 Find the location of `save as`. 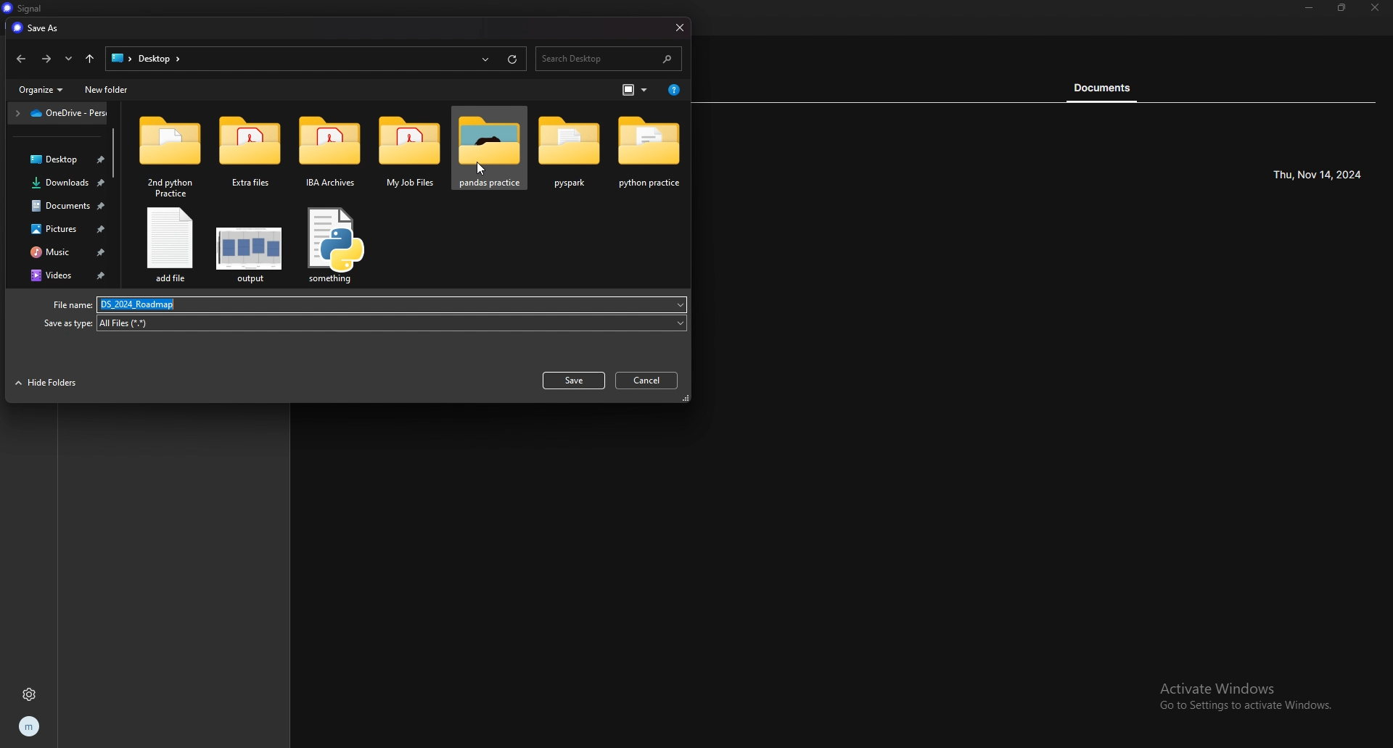

save as is located at coordinates (42, 28).